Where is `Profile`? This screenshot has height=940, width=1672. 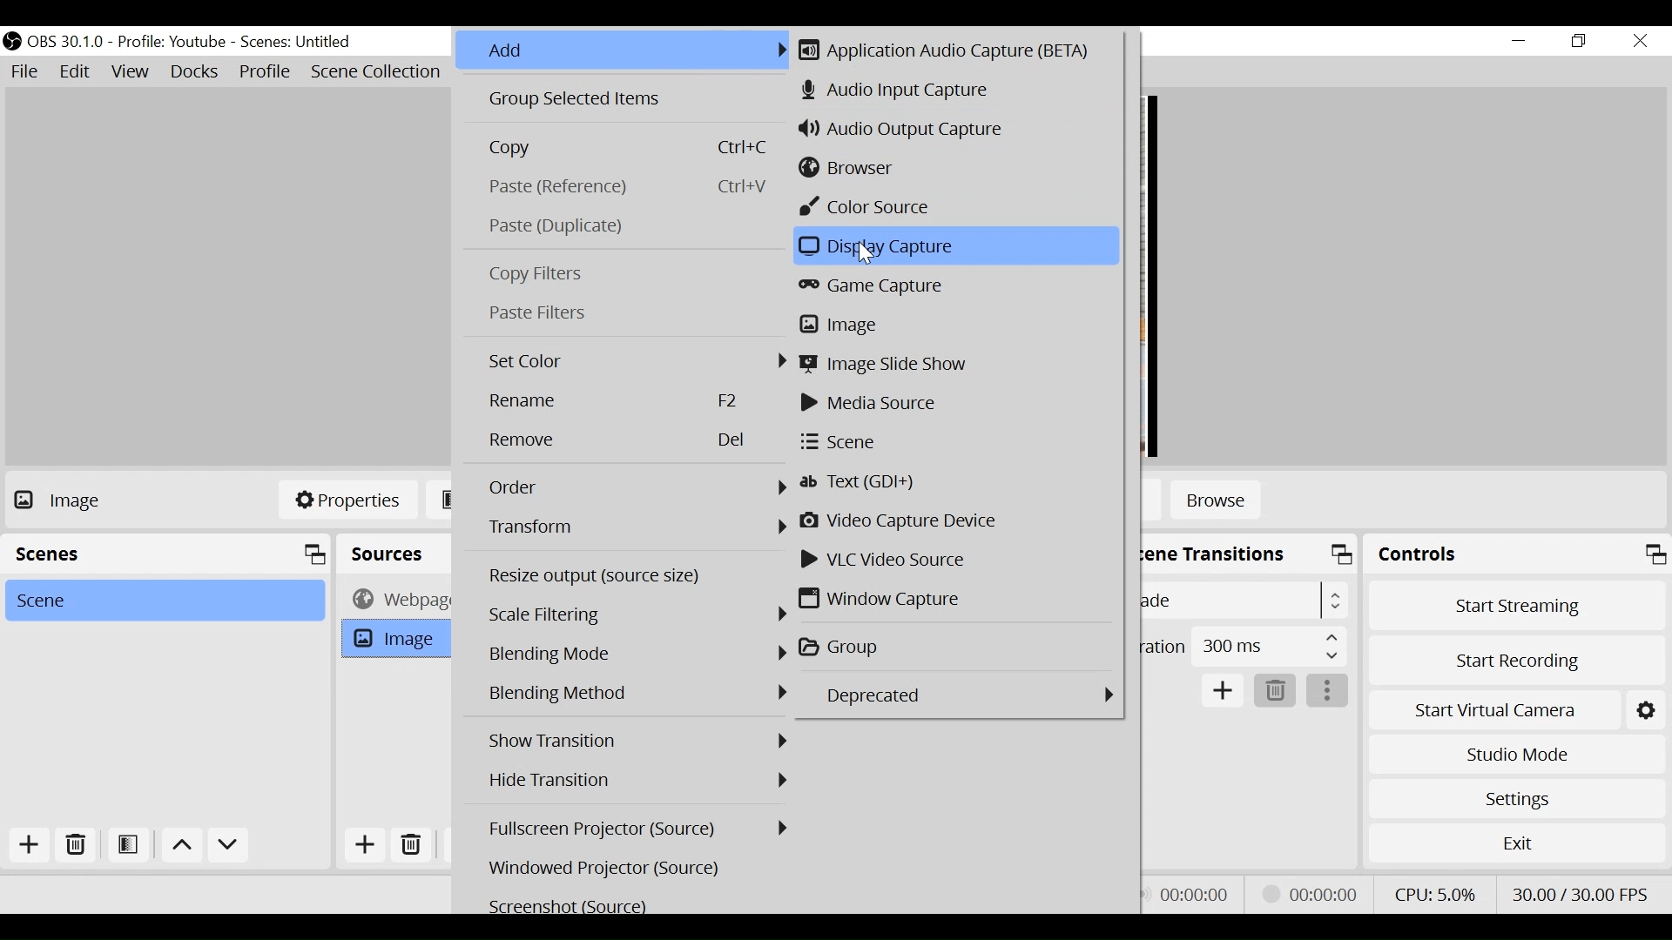
Profile is located at coordinates (266, 73).